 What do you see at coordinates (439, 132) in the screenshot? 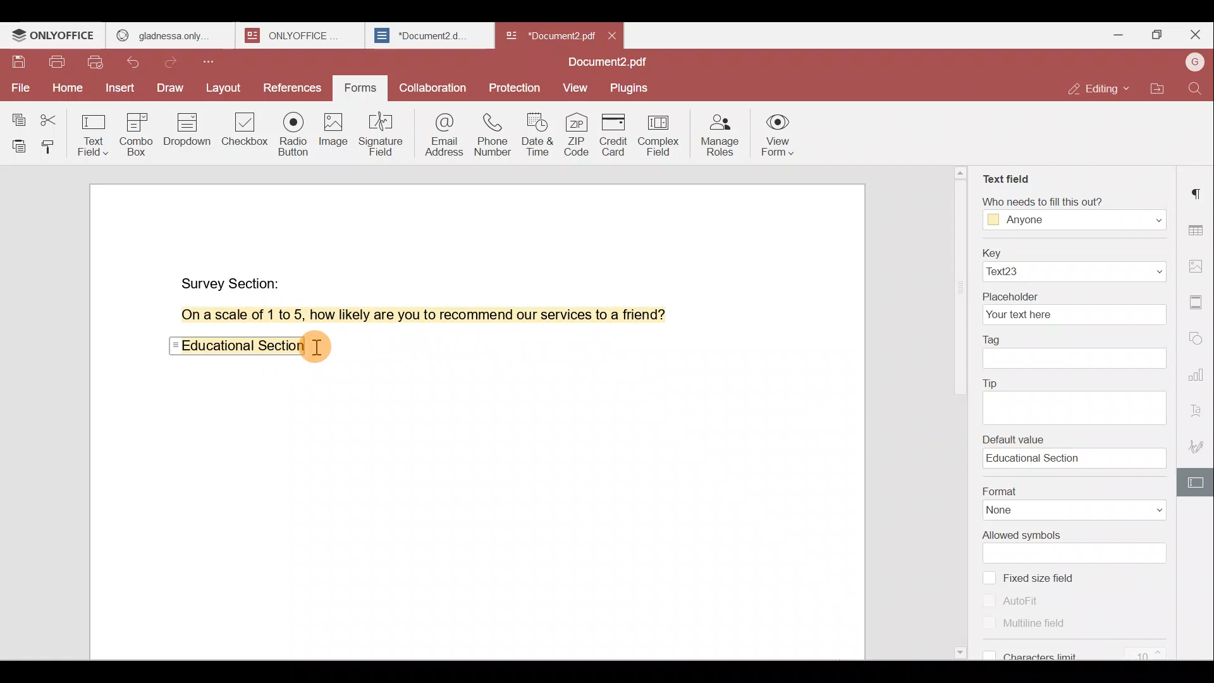
I see `Email address` at bounding box center [439, 132].